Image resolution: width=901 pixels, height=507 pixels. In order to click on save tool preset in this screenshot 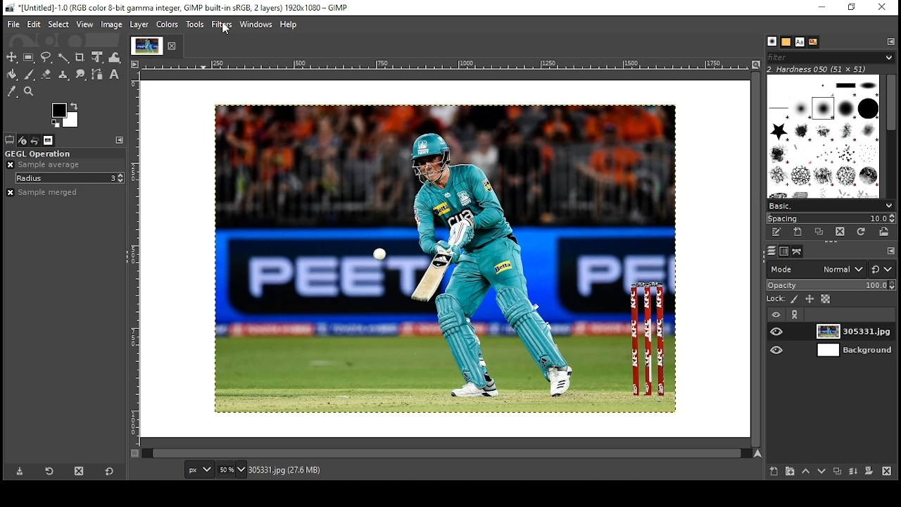, I will do `click(20, 471)`.